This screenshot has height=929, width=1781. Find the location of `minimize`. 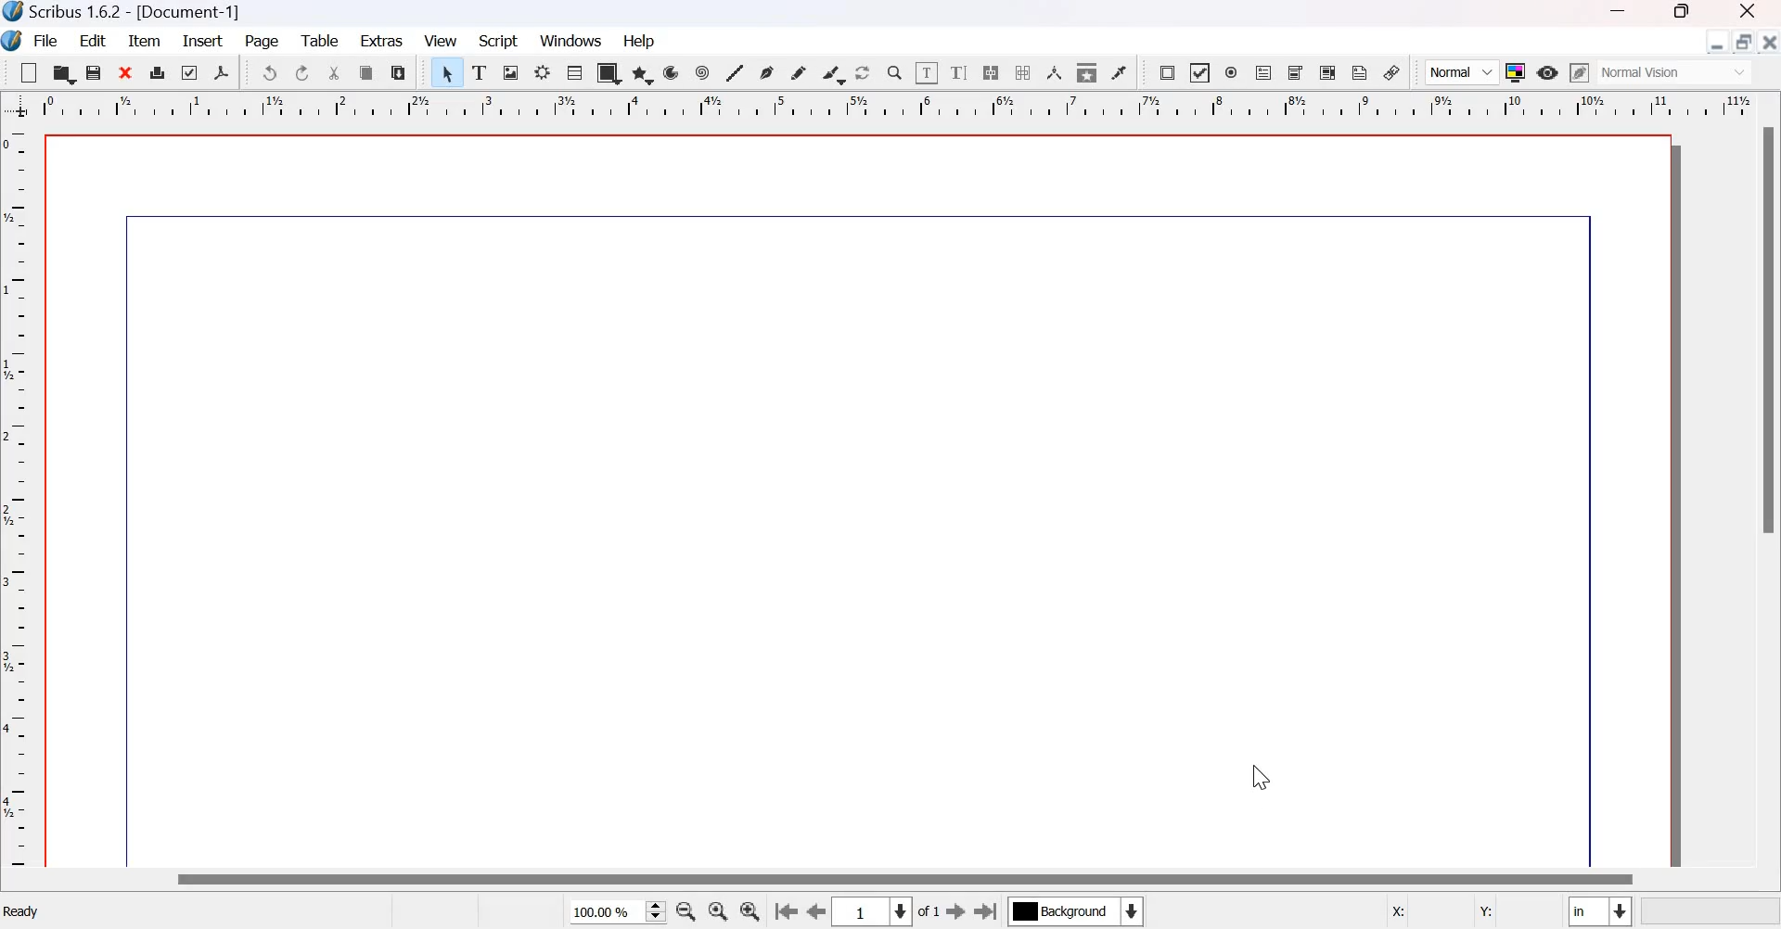

minimize is located at coordinates (1621, 13).